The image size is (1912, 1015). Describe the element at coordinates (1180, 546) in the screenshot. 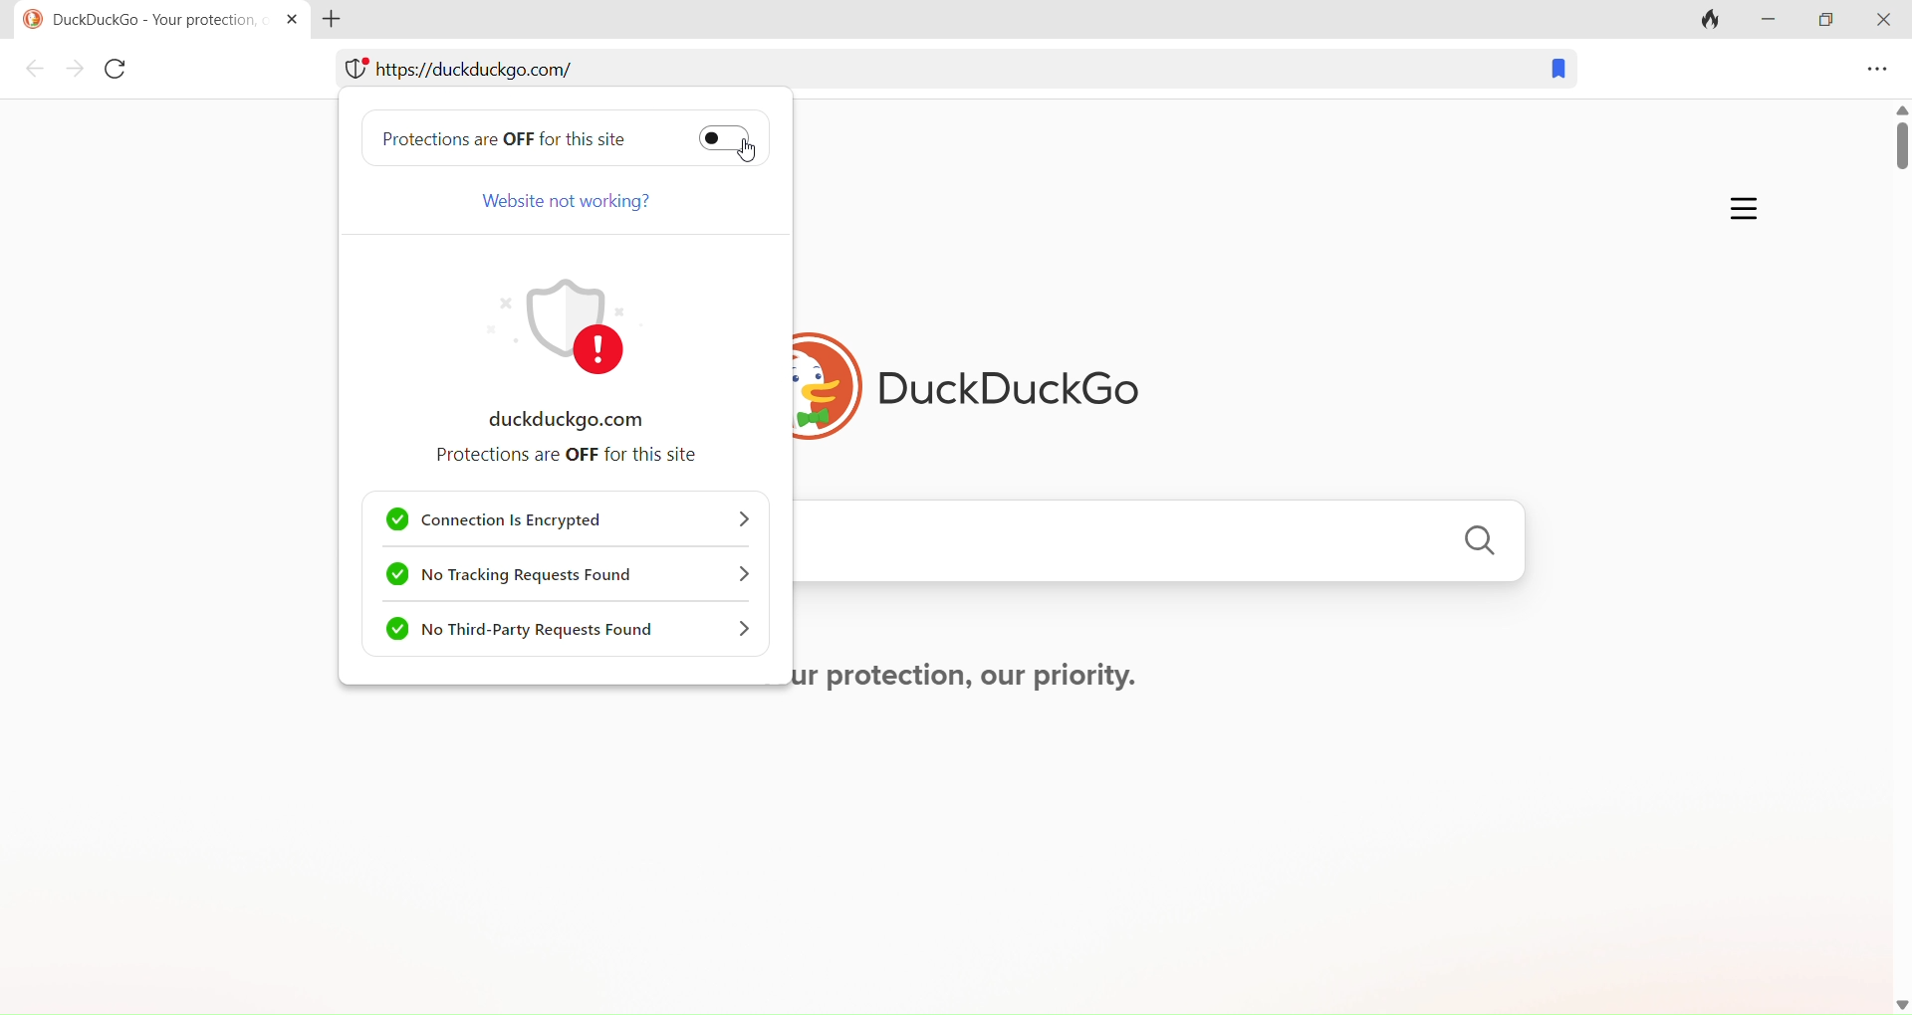

I see `search engine search bar` at that location.